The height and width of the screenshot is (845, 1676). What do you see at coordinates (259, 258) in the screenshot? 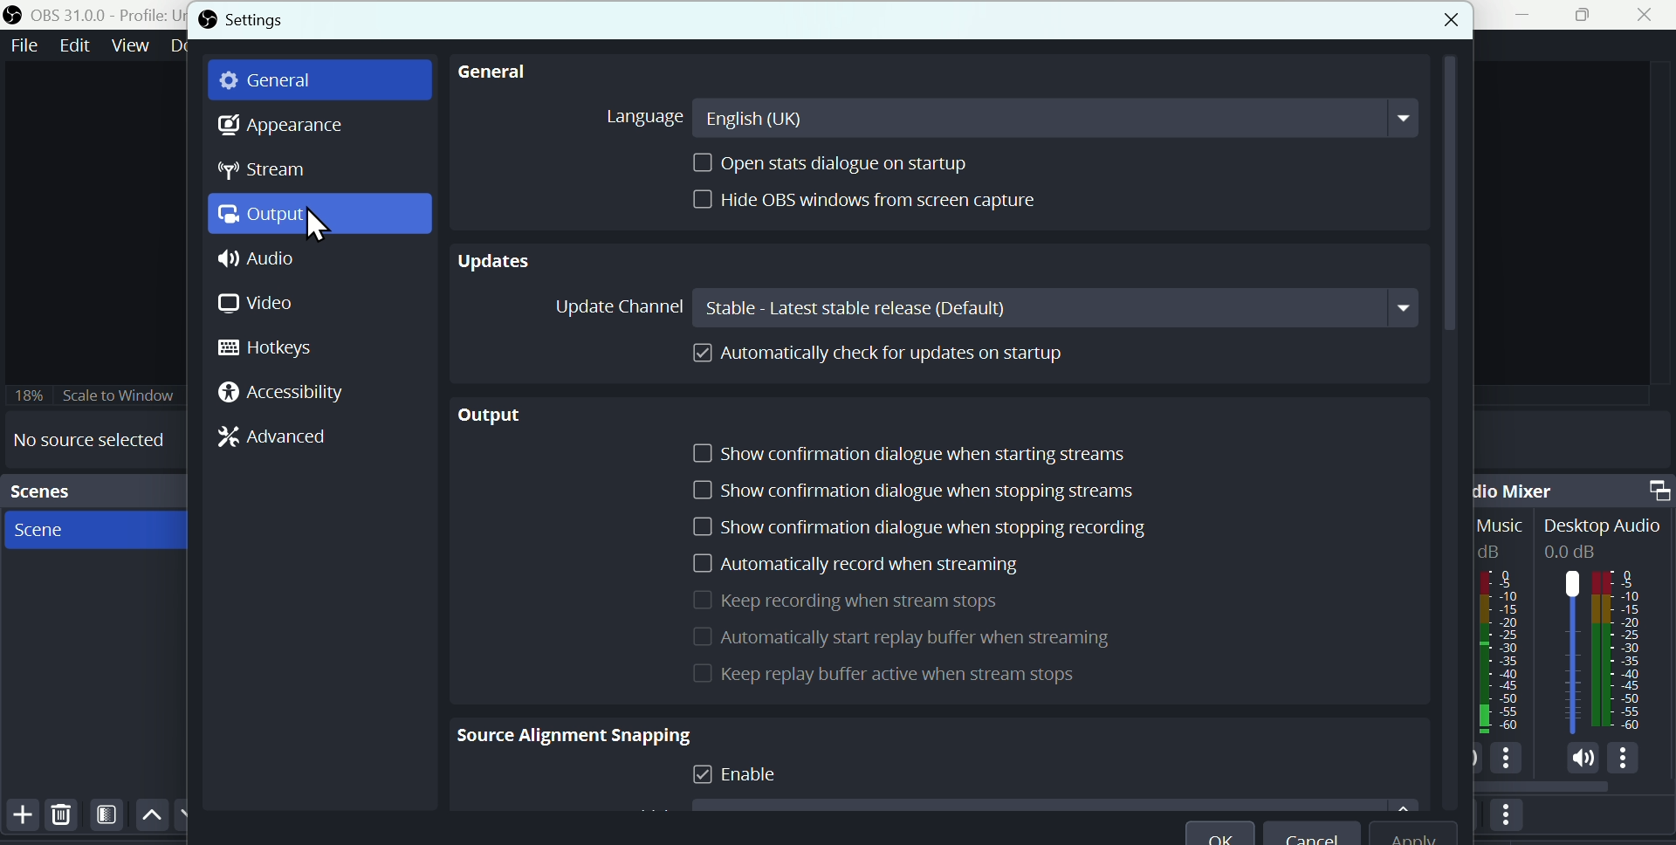
I see `Audio` at bounding box center [259, 258].